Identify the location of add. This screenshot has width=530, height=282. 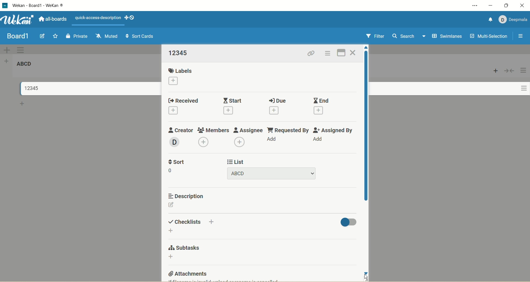
(230, 111).